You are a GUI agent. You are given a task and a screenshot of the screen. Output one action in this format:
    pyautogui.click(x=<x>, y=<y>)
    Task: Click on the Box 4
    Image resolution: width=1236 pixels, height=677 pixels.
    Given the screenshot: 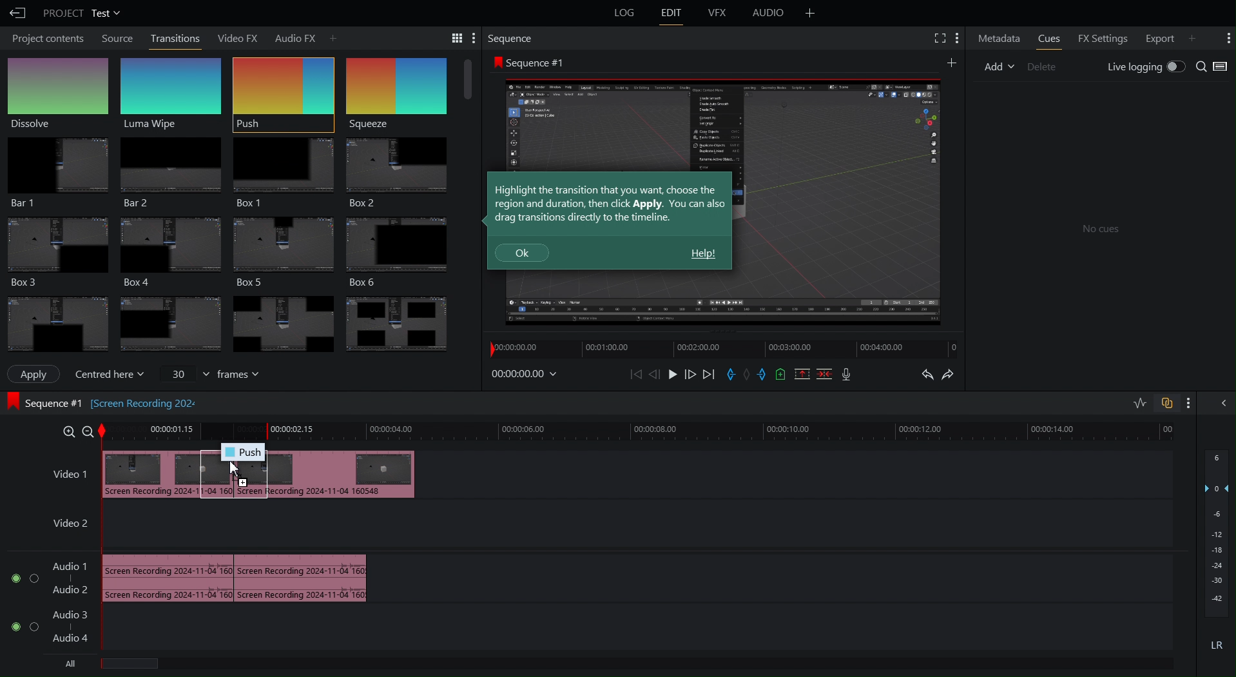 What is the action you would take?
    pyautogui.click(x=164, y=251)
    